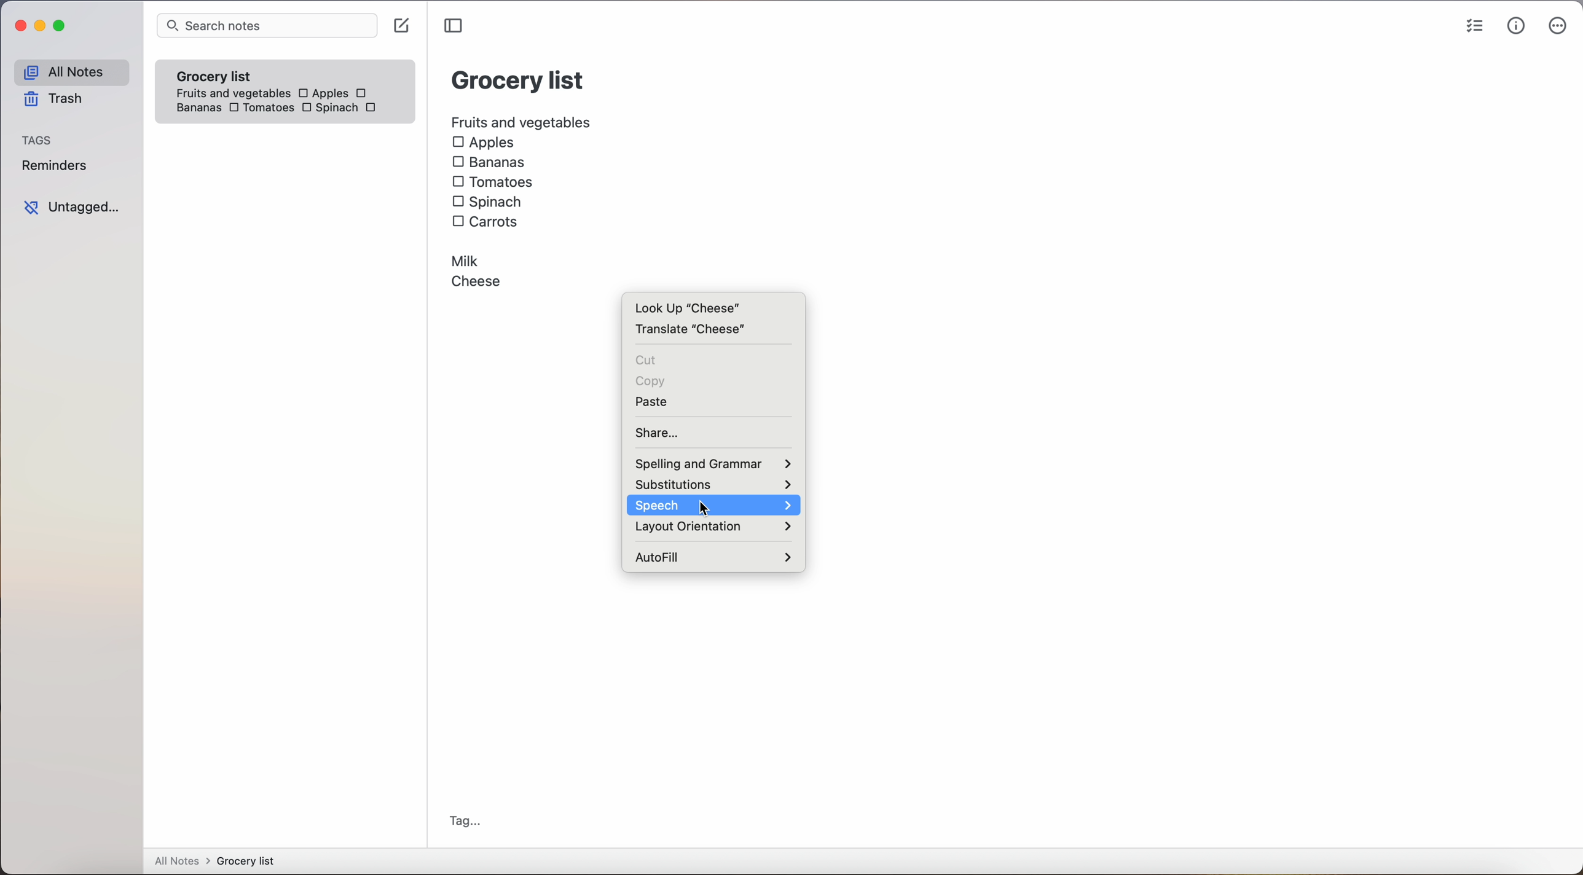  I want to click on Fruits and vegetables: Apples, Bananas, Tomatoes, Spinach, Carrots, Milk, Cheese, so click(520, 203).